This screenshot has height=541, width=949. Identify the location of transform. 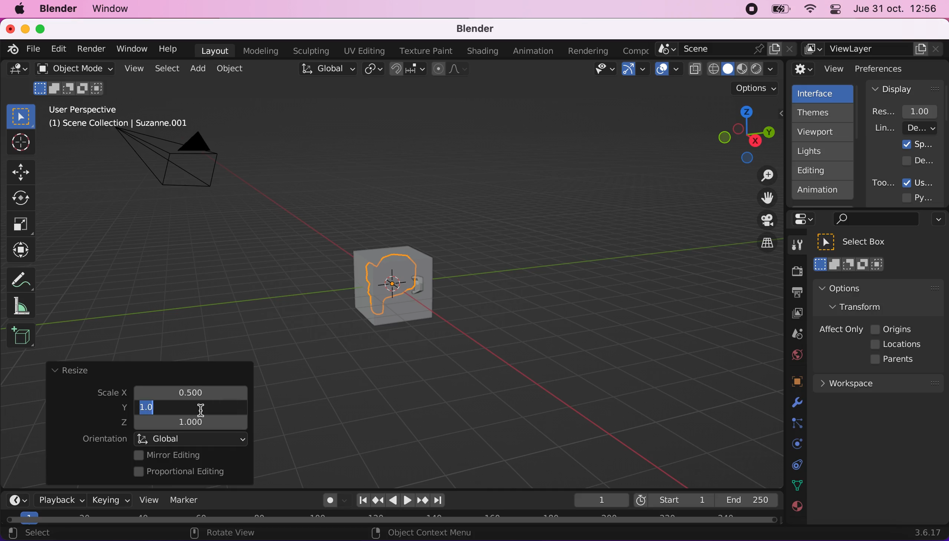
(23, 250).